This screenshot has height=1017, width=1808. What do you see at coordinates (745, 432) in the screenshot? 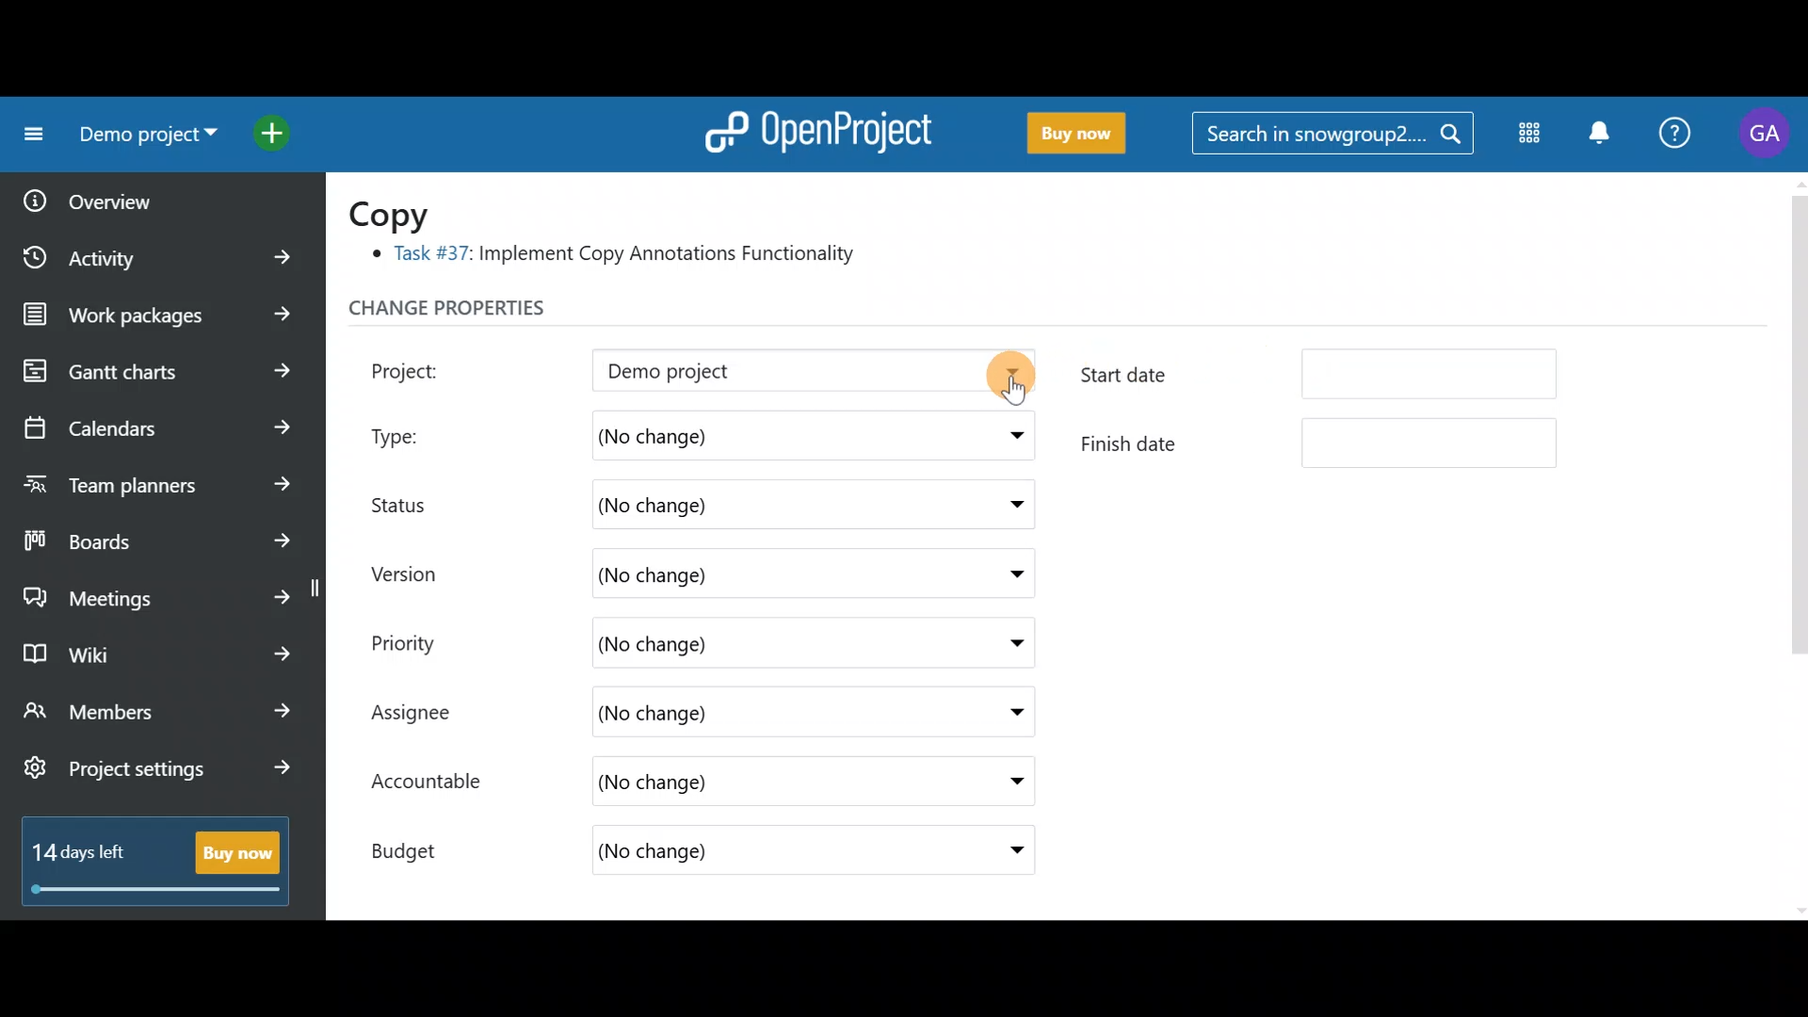
I see `(No change)` at bounding box center [745, 432].